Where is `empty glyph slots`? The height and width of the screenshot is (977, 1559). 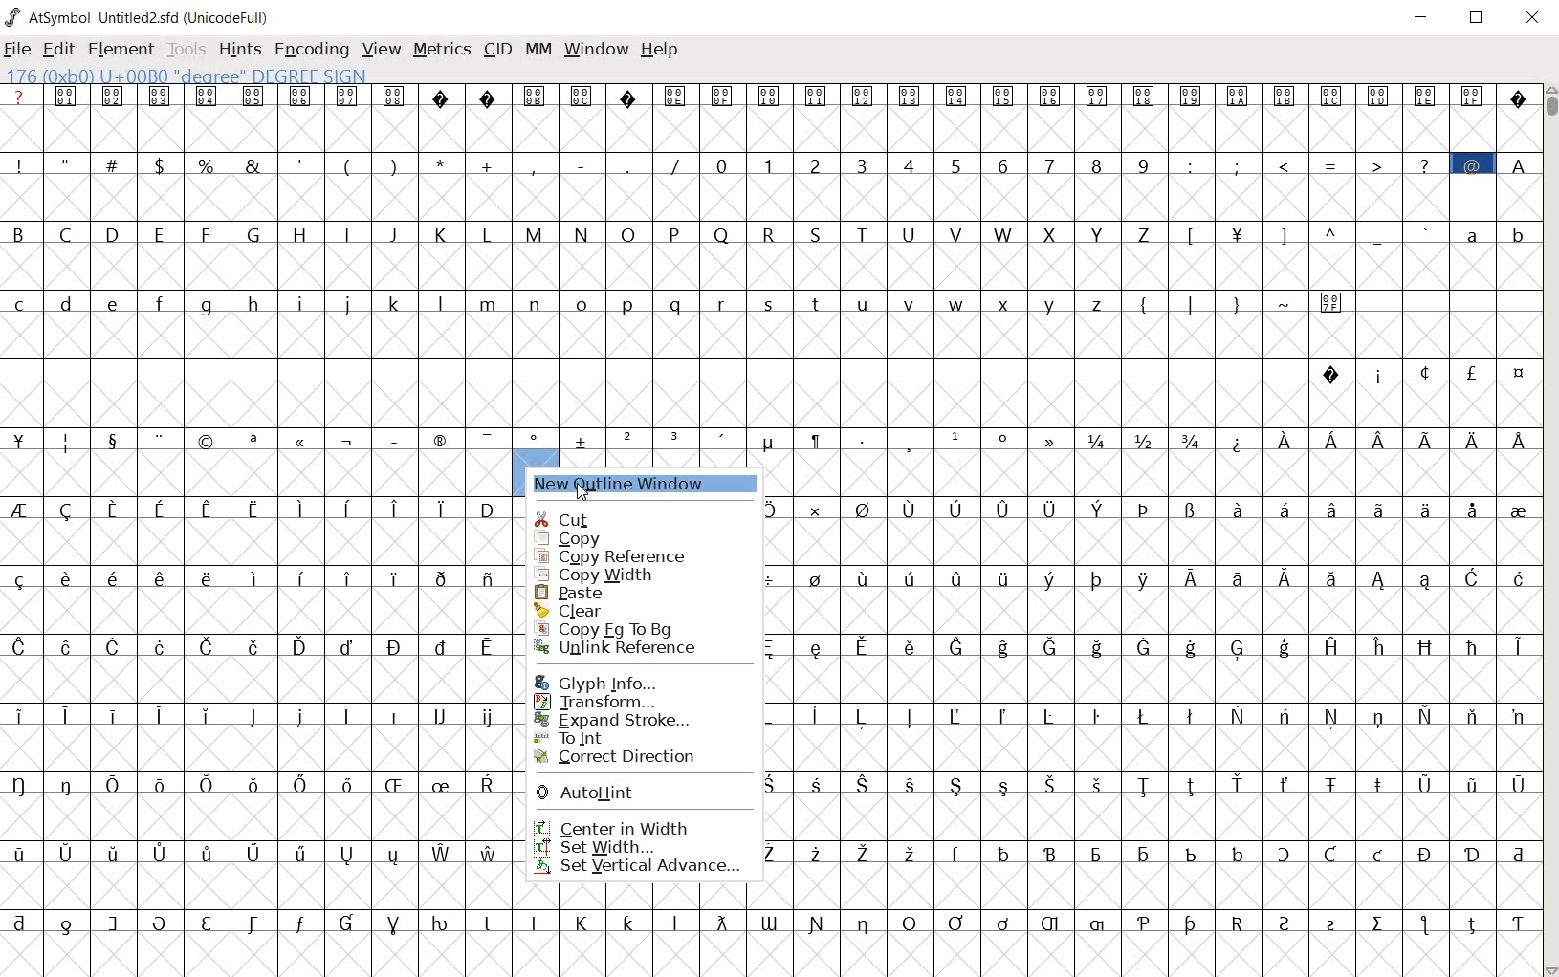 empty glyph slots is located at coordinates (259, 474).